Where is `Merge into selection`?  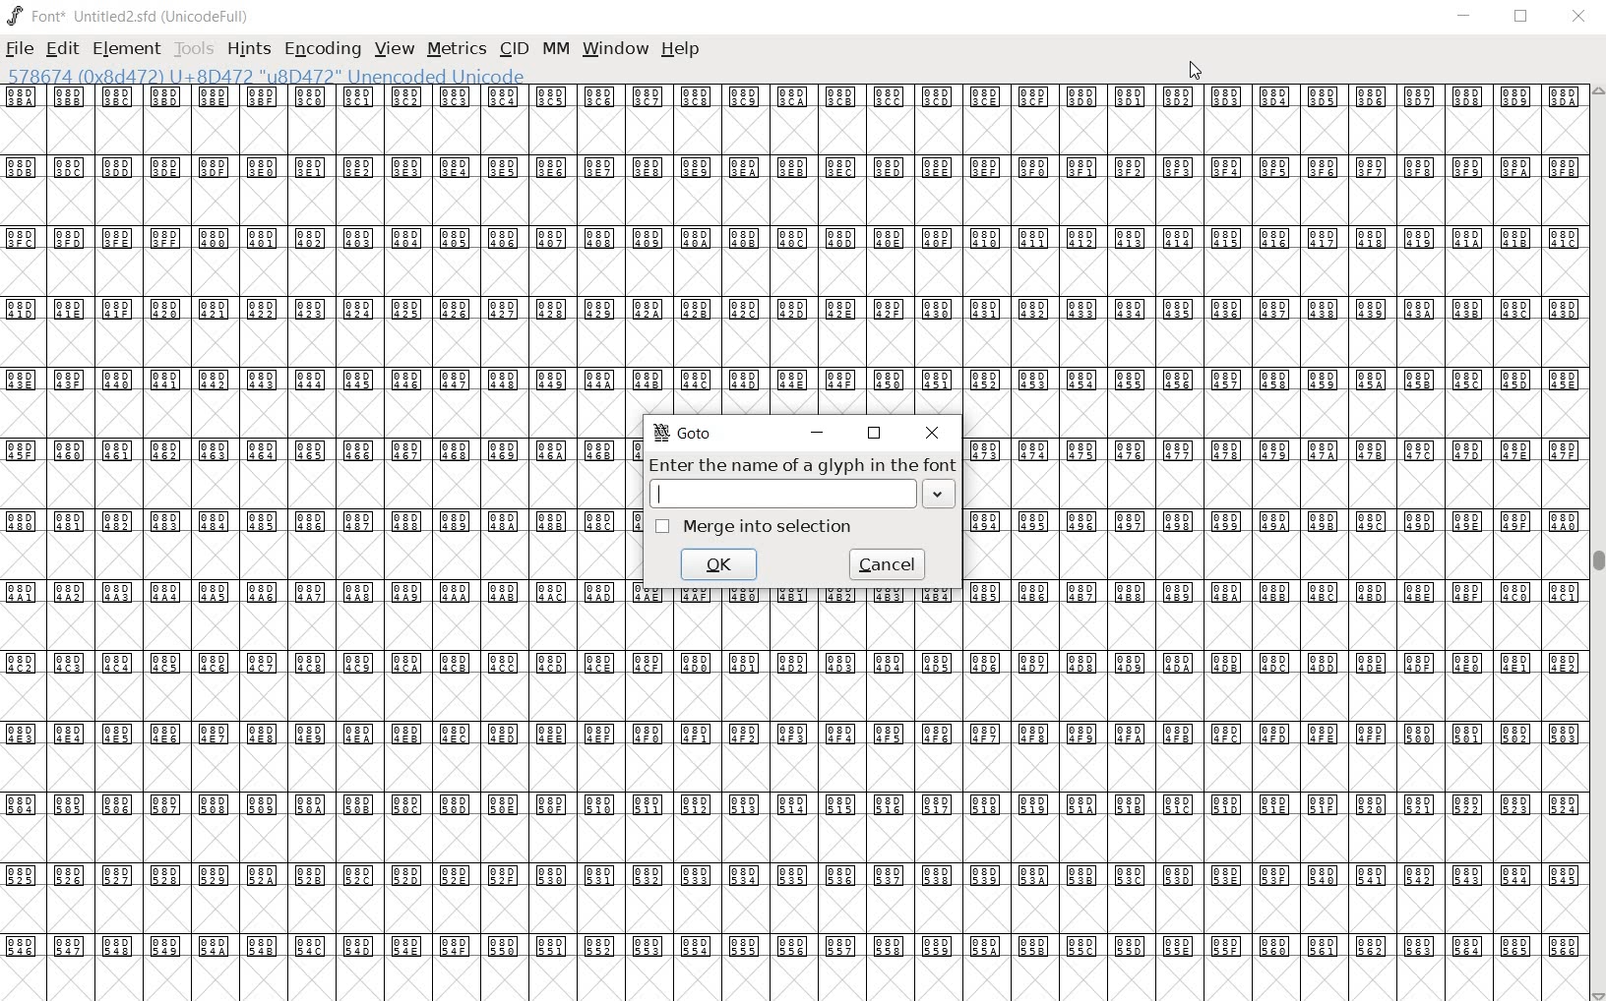 Merge into selection is located at coordinates (753, 526).